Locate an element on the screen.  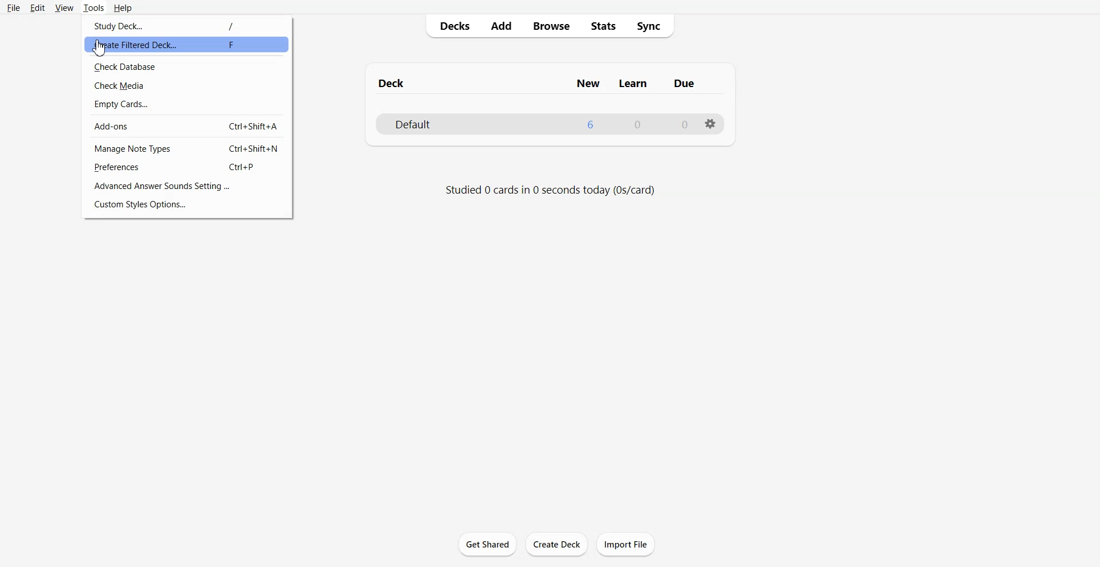
Decks is located at coordinates (451, 26).